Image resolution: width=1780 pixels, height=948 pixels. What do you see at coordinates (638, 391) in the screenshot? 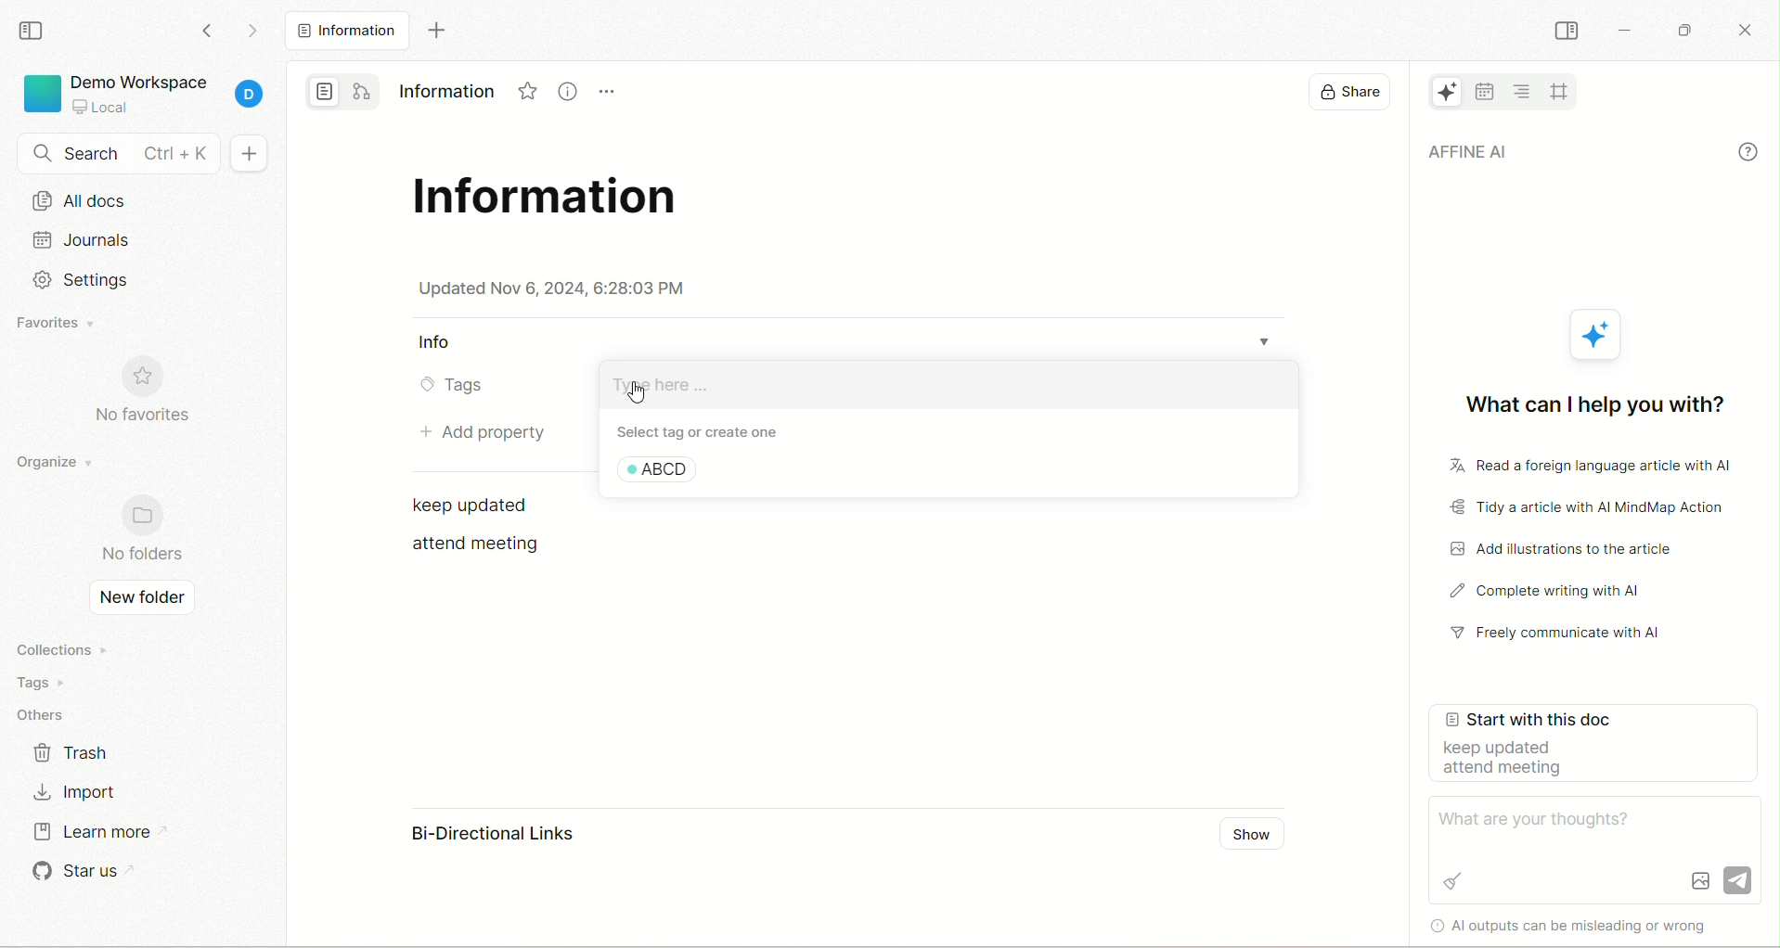
I see `cursor` at bounding box center [638, 391].